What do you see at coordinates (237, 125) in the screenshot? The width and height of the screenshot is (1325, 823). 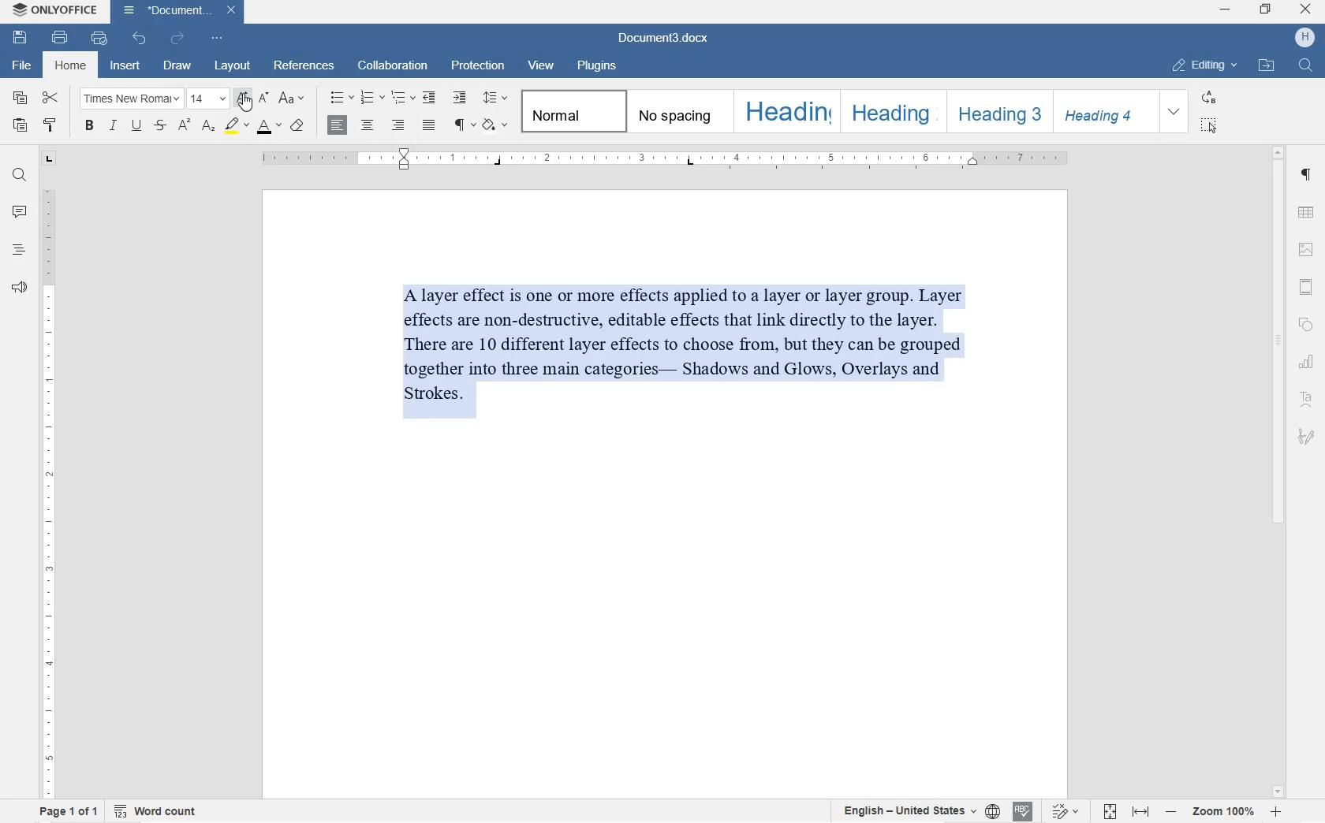 I see `HIGHLIGHT COLOR` at bounding box center [237, 125].